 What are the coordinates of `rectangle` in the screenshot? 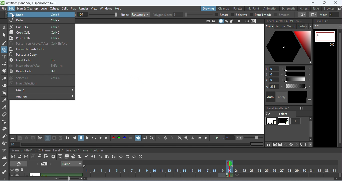 It's located at (141, 14).